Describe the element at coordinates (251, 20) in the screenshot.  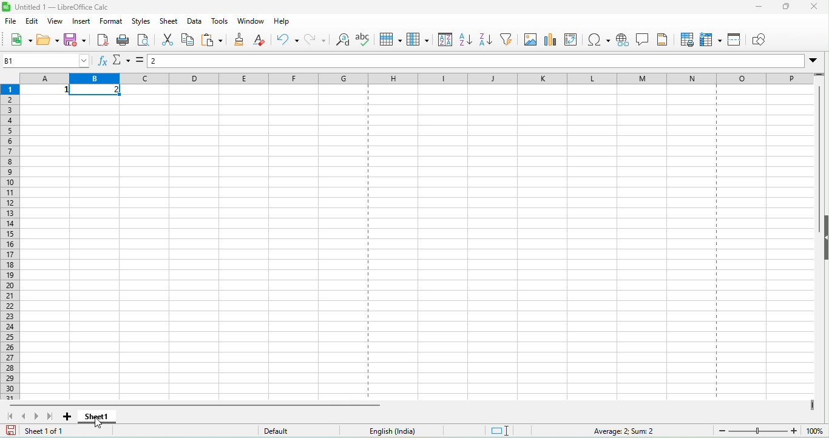
I see `window` at that location.